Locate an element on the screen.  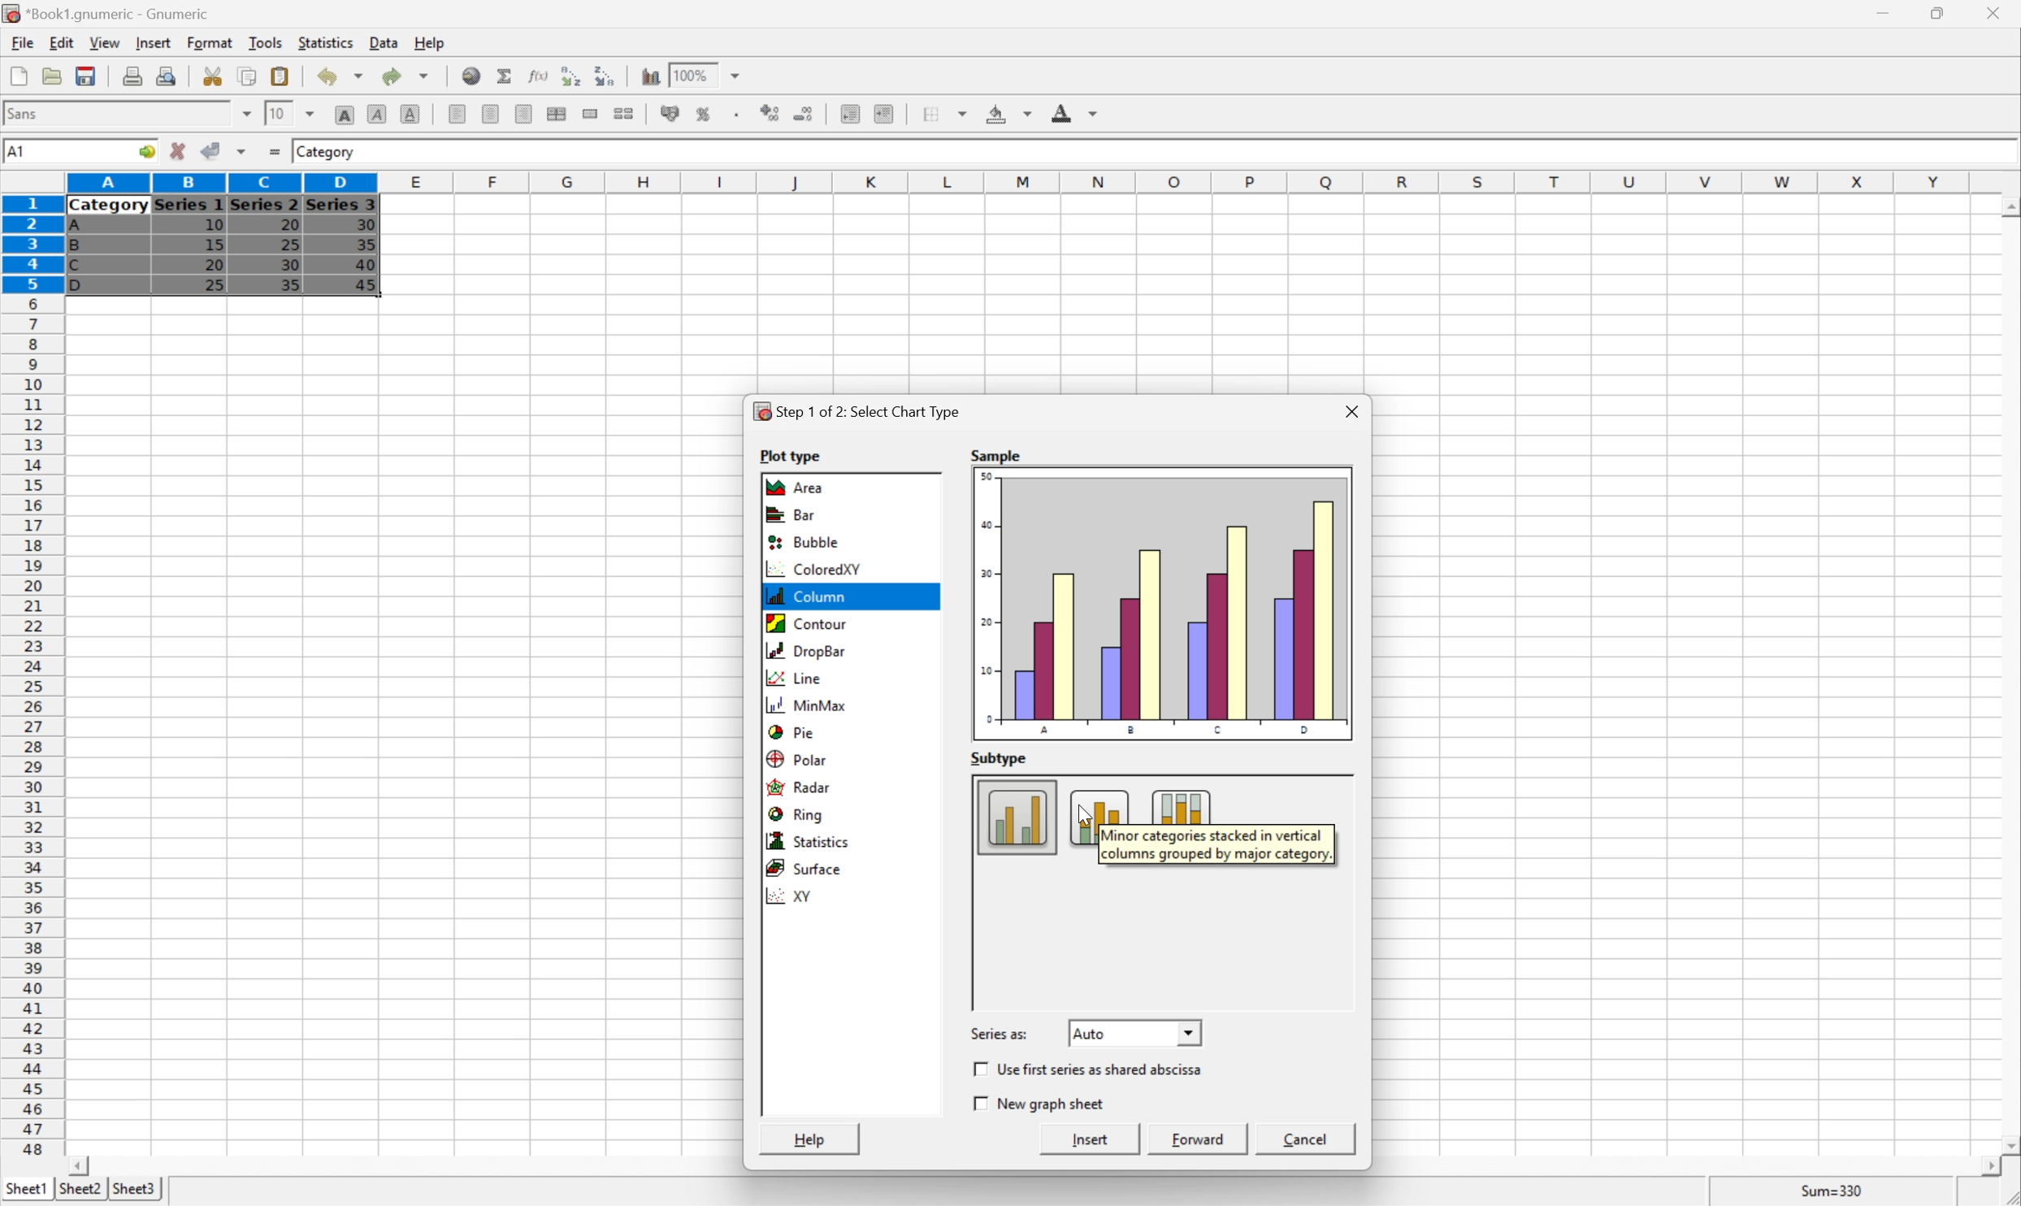
Sample is located at coordinates (1164, 604).